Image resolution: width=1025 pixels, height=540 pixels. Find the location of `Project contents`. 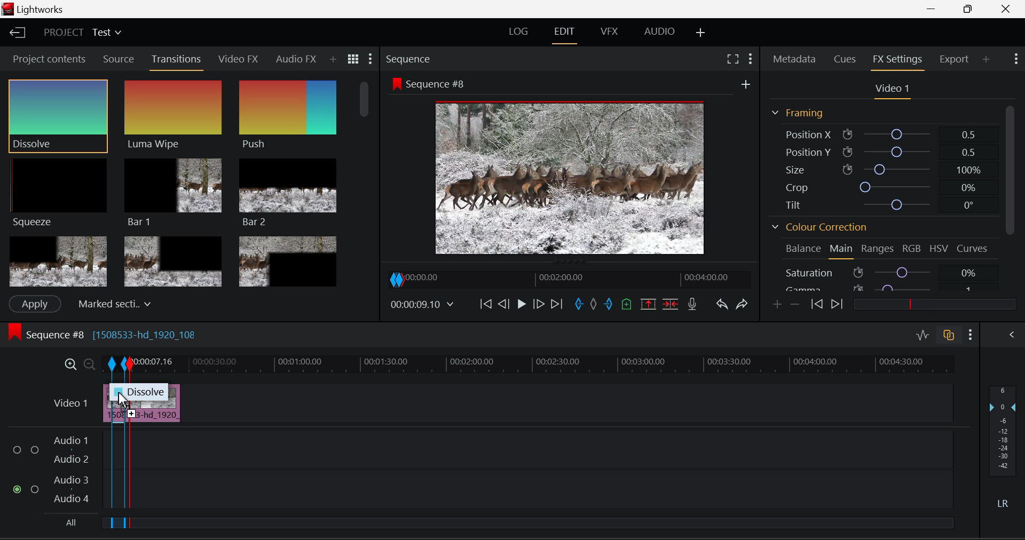

Project contents is located at coordinates (48, 58).